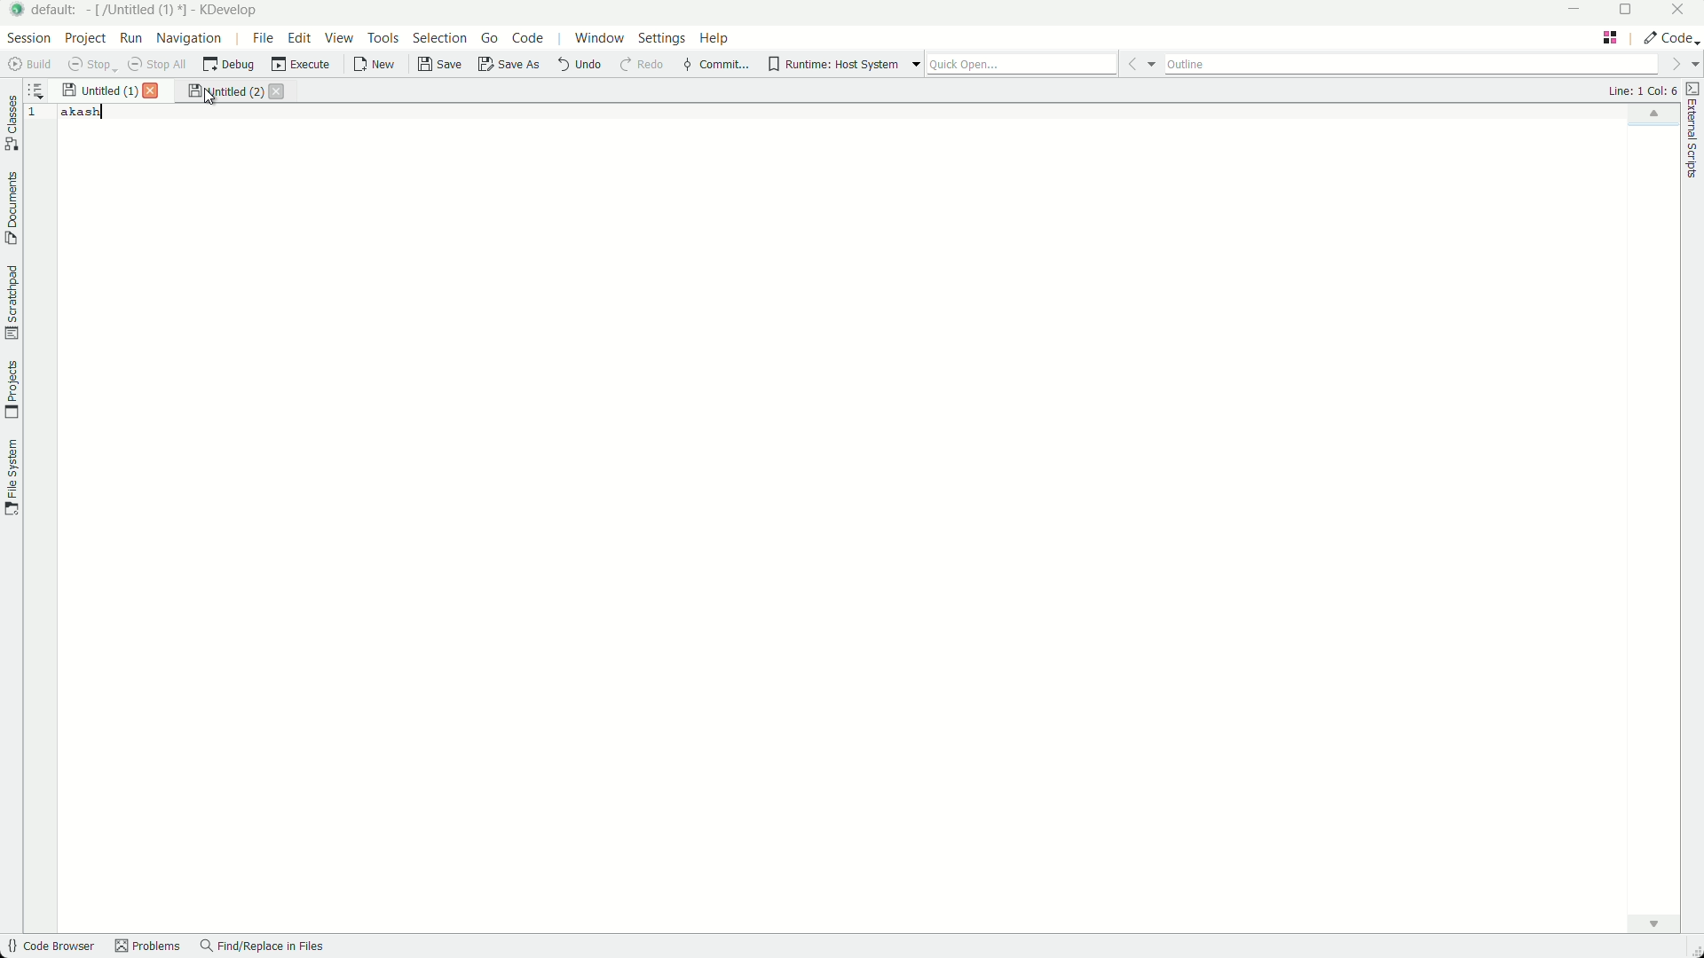  I want to click on file 1 name, so click(99, 91).